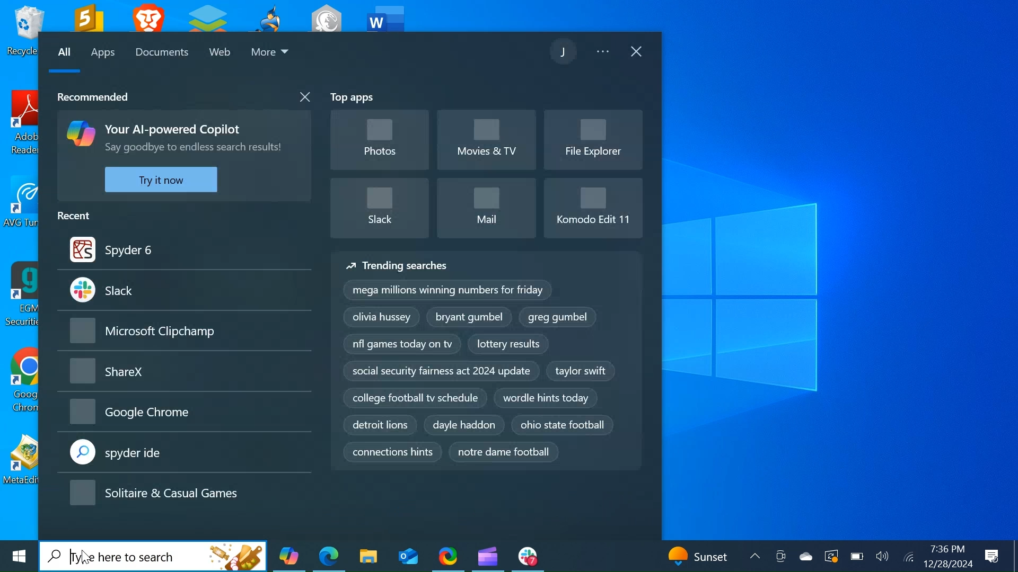 The height and width of the screenshot is (572, 1018). I want to click on Date, so click(947, 564).